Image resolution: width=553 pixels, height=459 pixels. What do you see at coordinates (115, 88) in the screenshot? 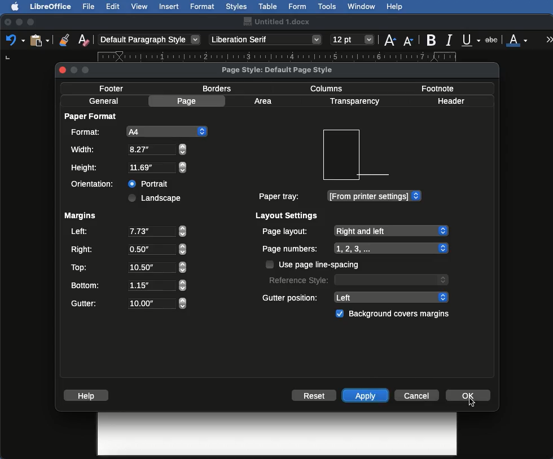
I see `Footer` at bounding box center [115, 88].